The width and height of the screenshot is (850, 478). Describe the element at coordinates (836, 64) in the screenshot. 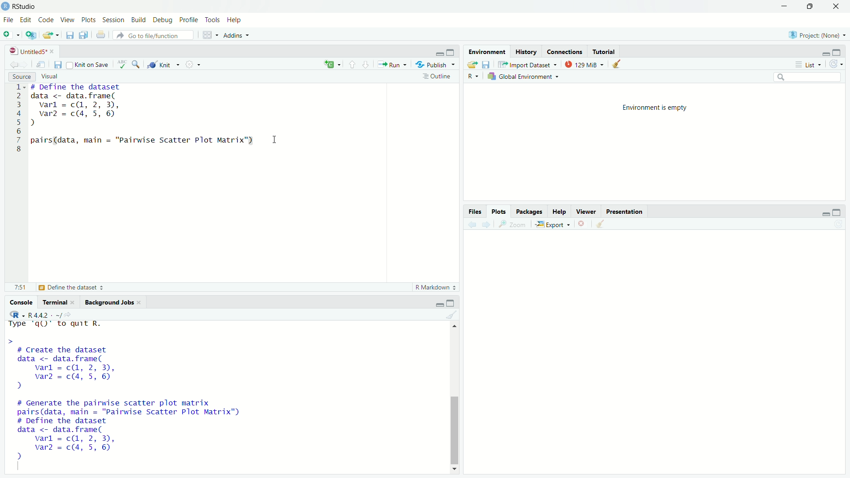

I see `Refresh the list of objects in the environment` at that location.